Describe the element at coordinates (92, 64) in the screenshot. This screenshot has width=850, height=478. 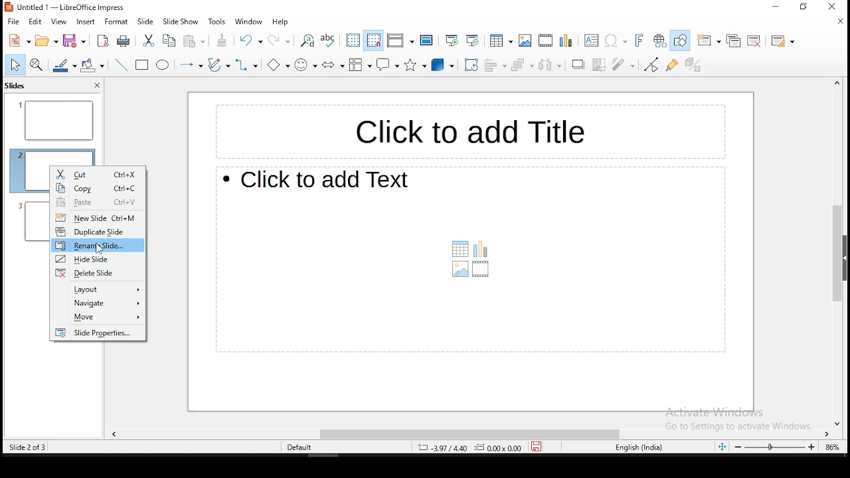
I see `paint bucket tool` at that location.